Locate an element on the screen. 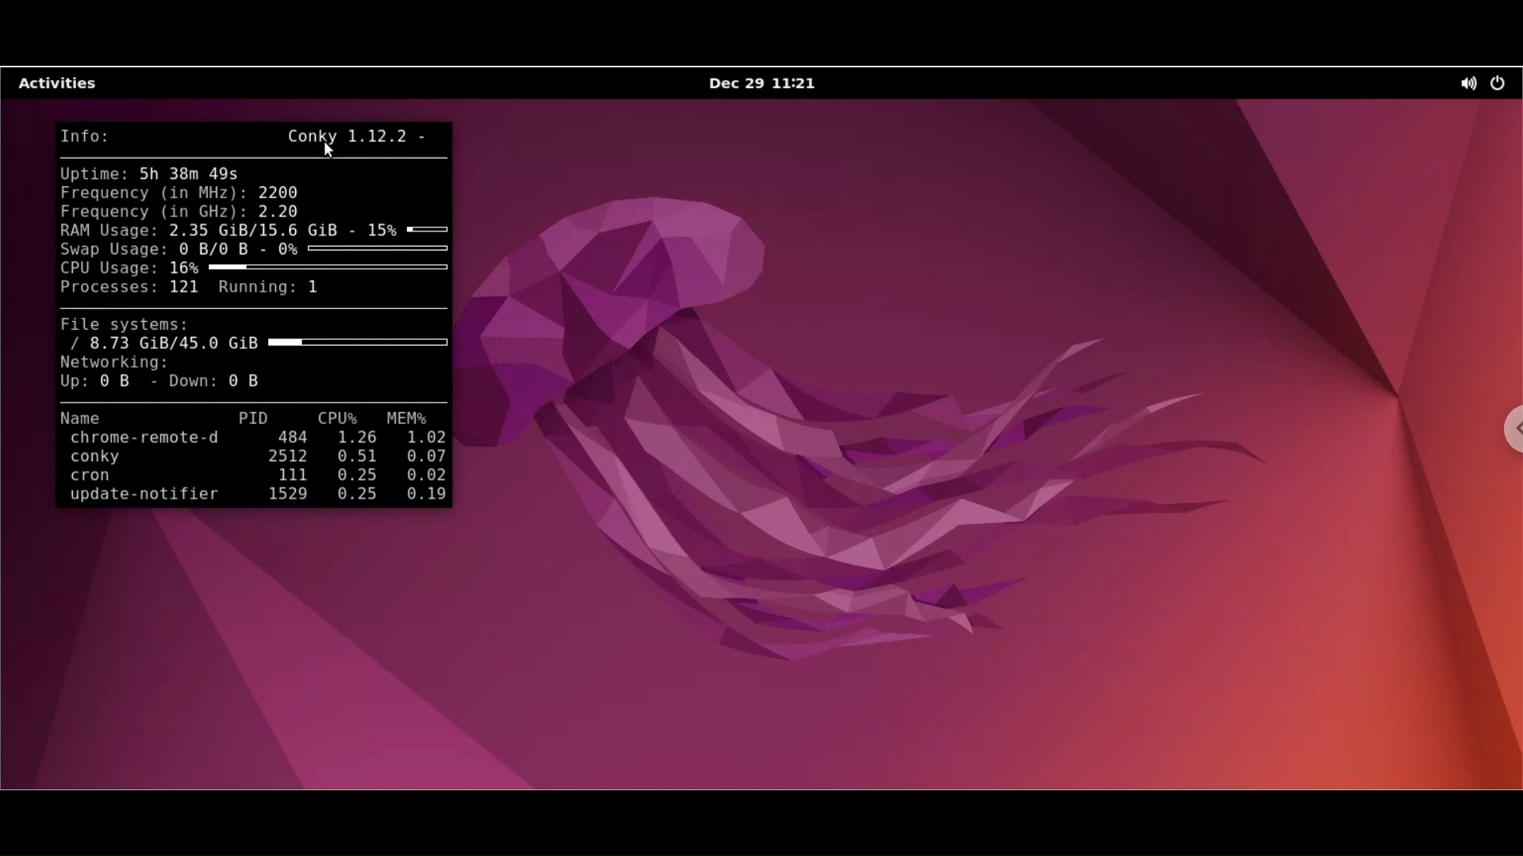 The width and height of the screenshot is (1523, 856). 0.25 is located at coordinates (351, 496).